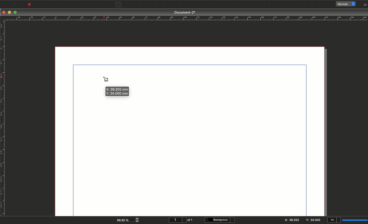 This screenshot has height=224, width=368. I want to click on Document-2*, so click(185, 12).